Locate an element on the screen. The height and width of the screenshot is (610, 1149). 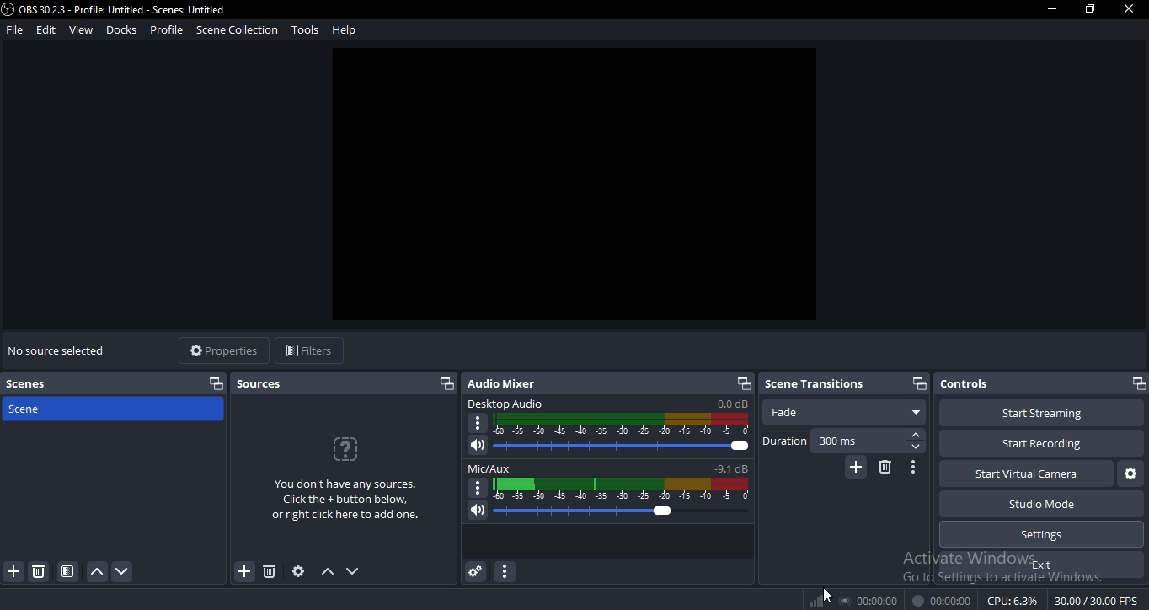
start streaming is located at coordinates (1032, 411).